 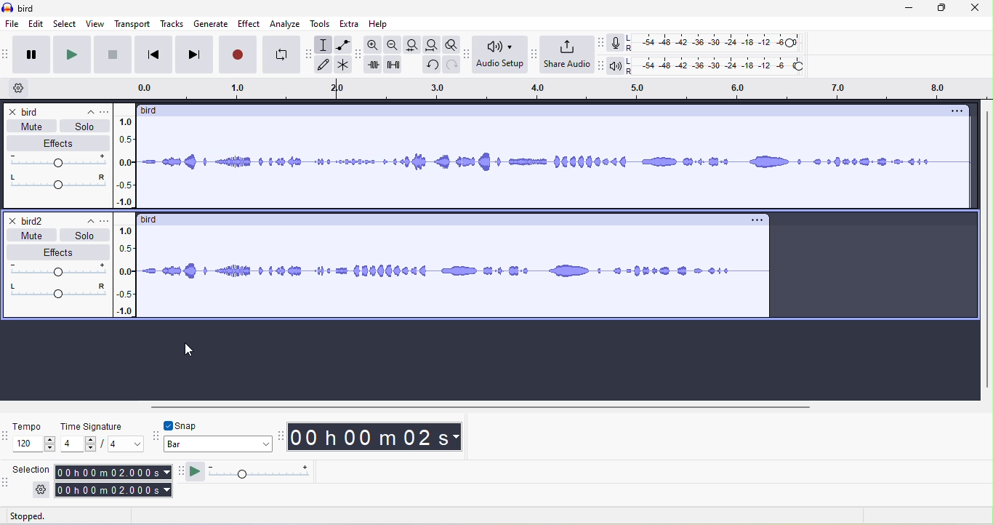 I want to click on amplitude, so click(x=124, y=163).